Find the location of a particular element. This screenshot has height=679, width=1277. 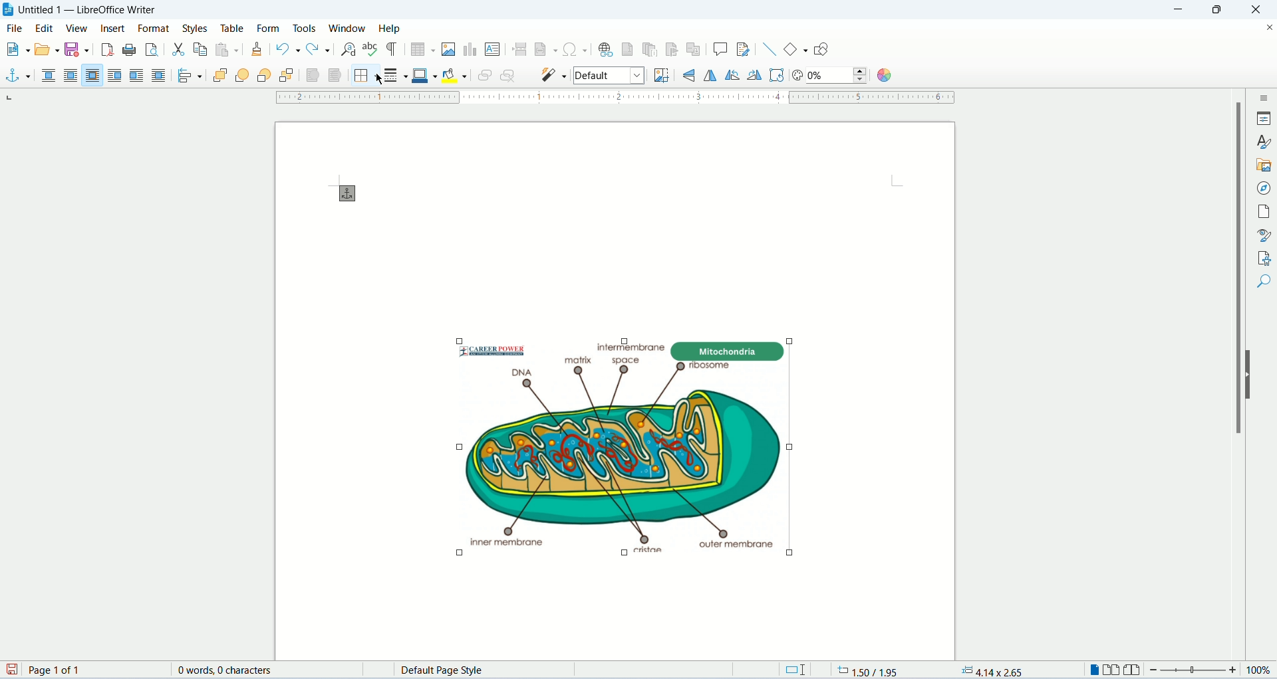

double page view is located at coordinates (1112, 671).